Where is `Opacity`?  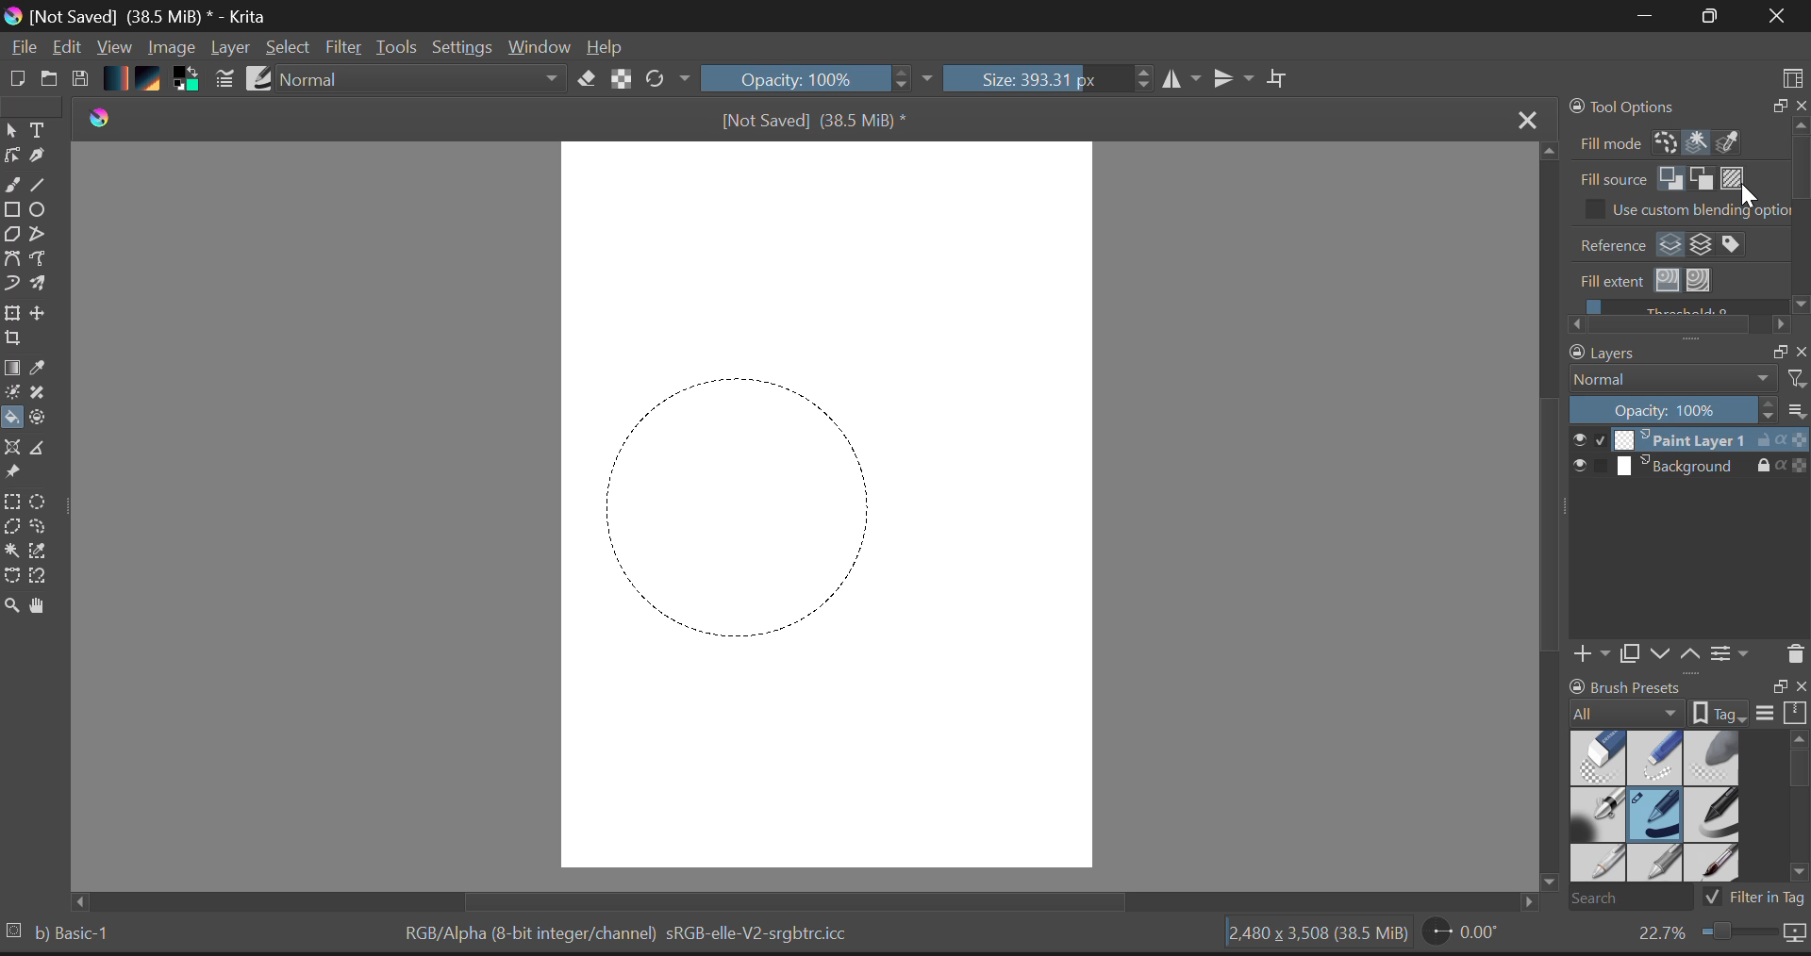
Opacity is located at coordinates (820, 80).